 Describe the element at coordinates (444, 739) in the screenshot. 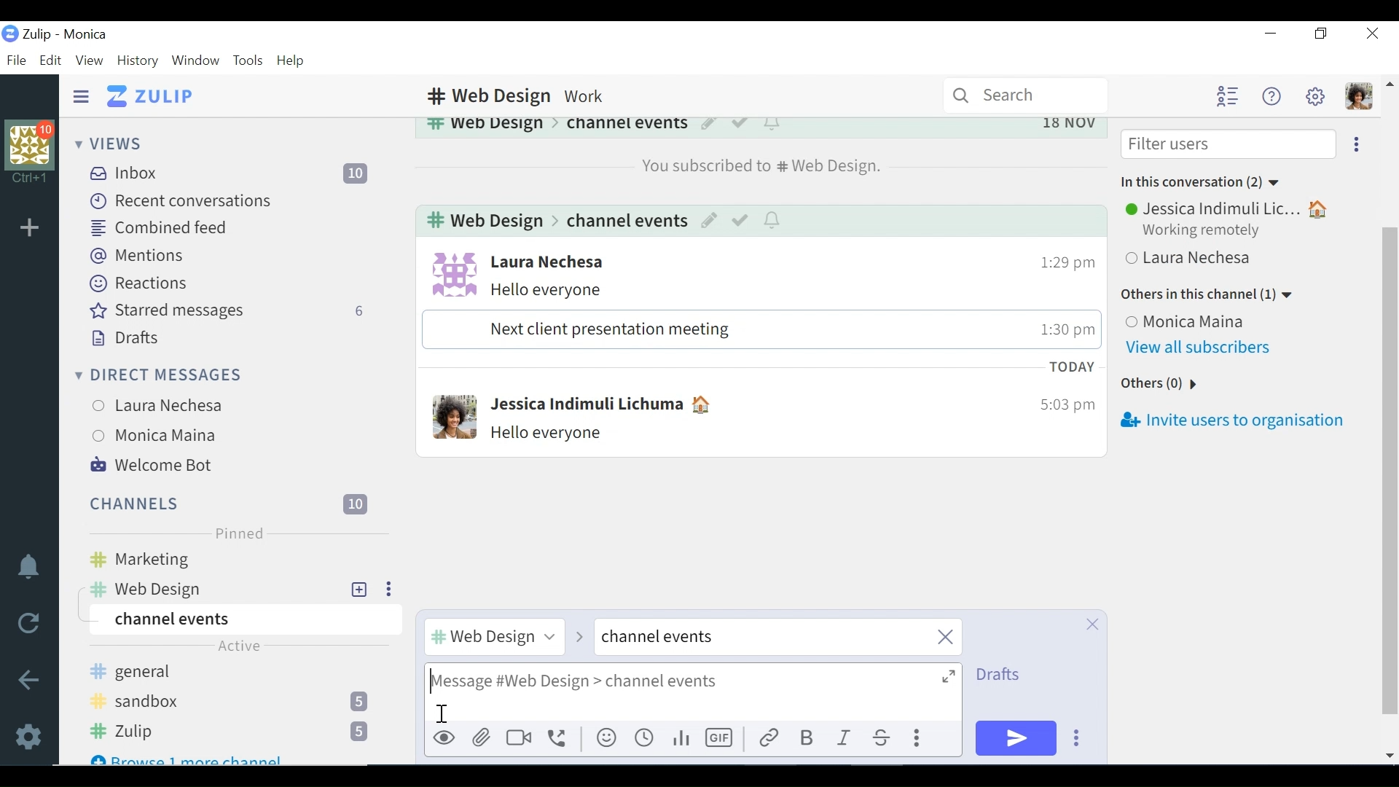

I see `Preview` at that location.